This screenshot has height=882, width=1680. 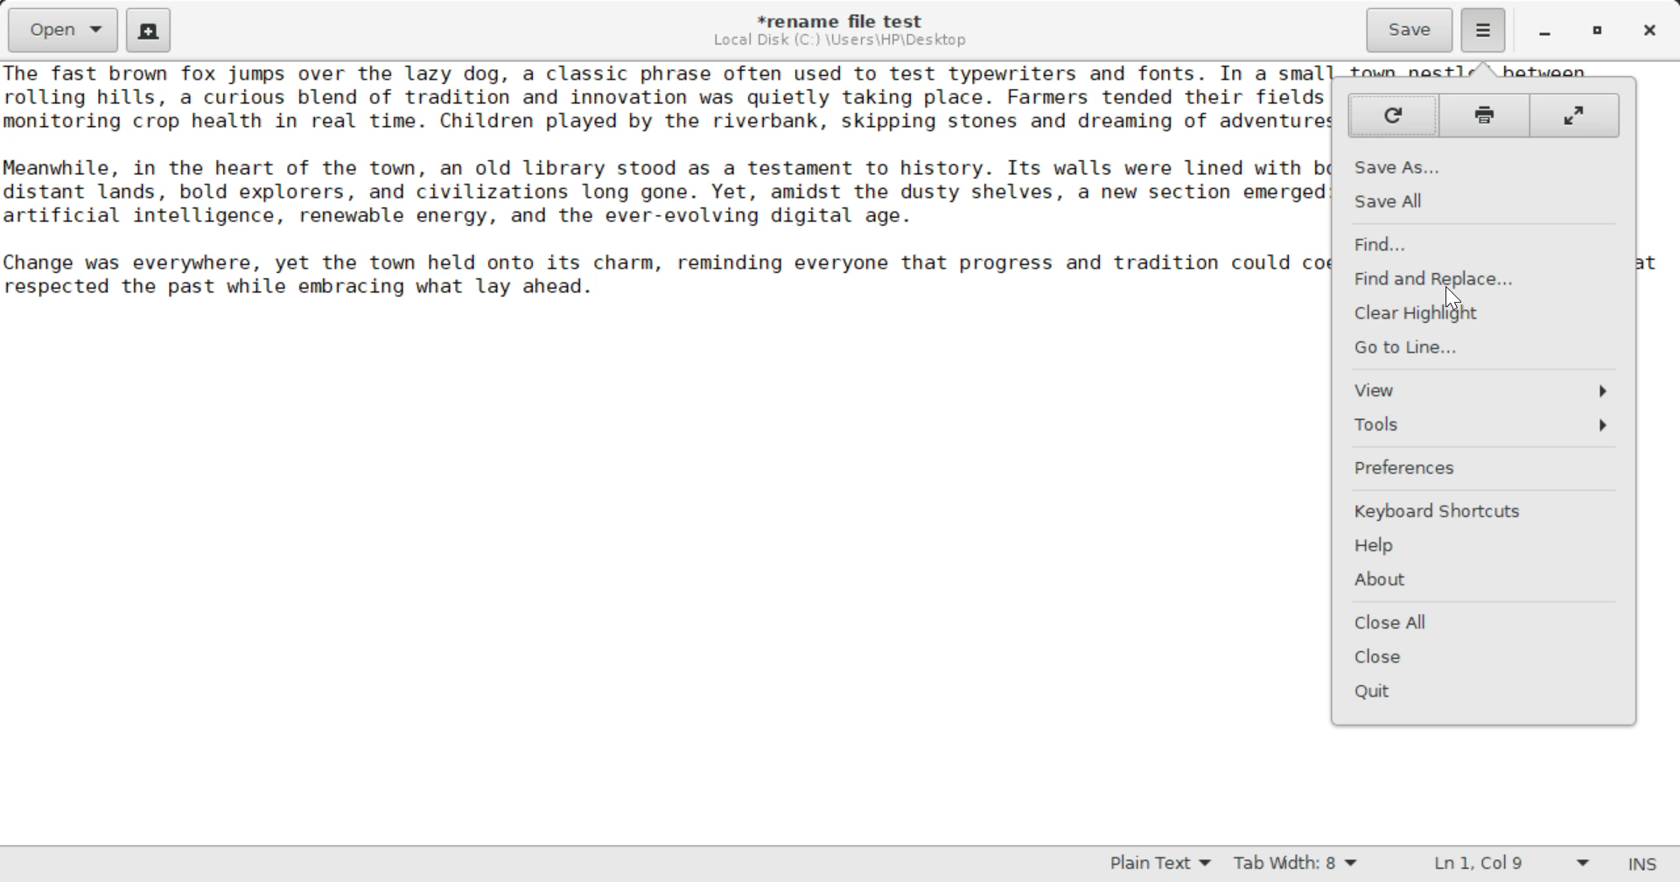 I want to click on Quit, so click(x=1481, y=694).